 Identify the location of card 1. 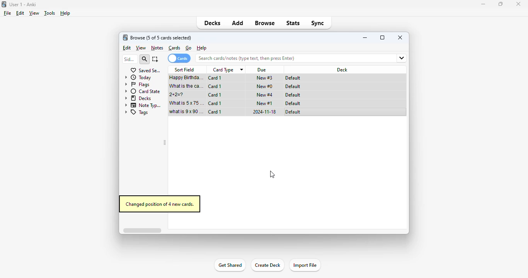
(215, 103).